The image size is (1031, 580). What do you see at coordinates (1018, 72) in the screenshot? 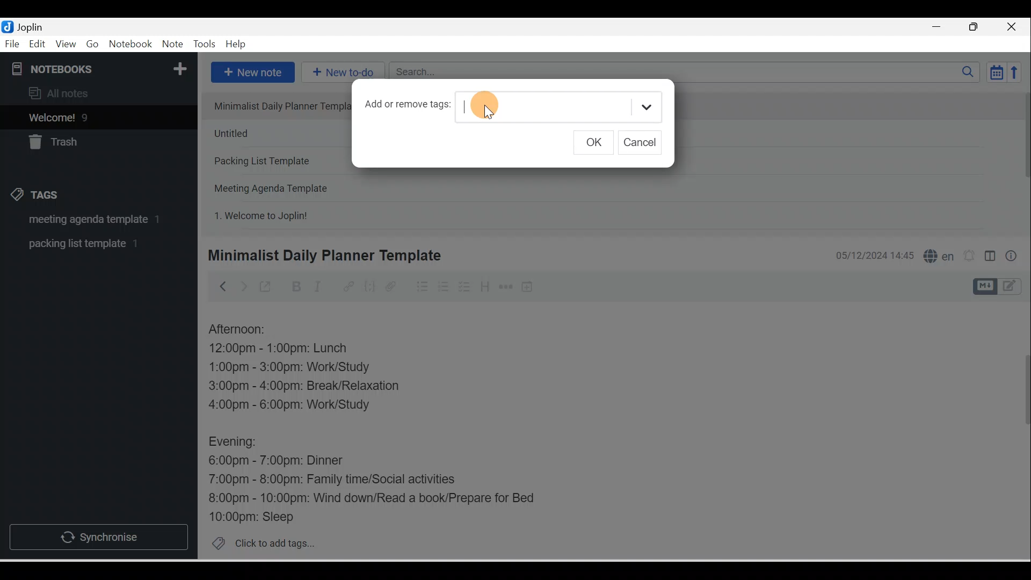
I see `Reverse sort` at bounding box center [1018, 72].